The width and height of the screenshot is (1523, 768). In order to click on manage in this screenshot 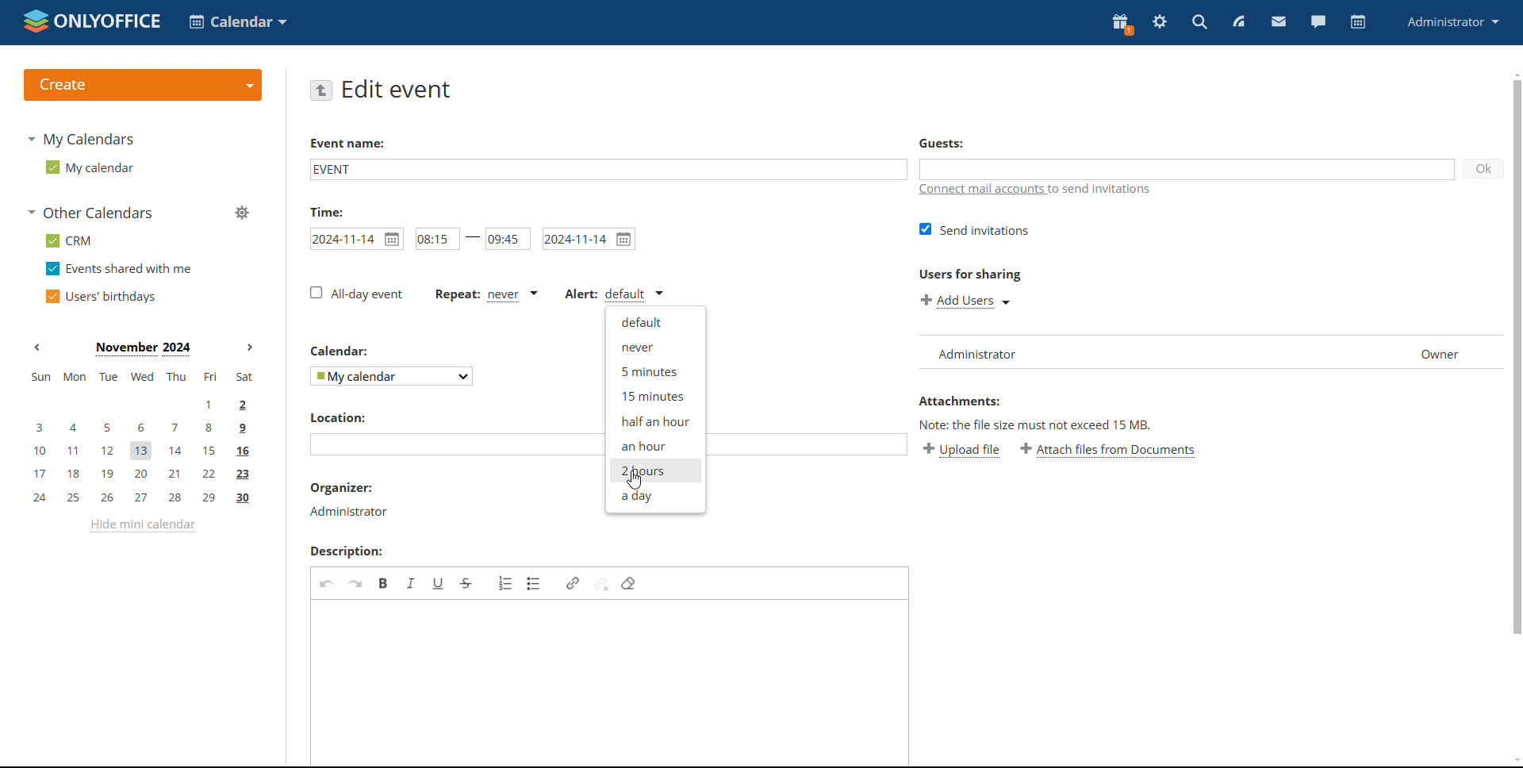, I will do `click(241, 213)`.